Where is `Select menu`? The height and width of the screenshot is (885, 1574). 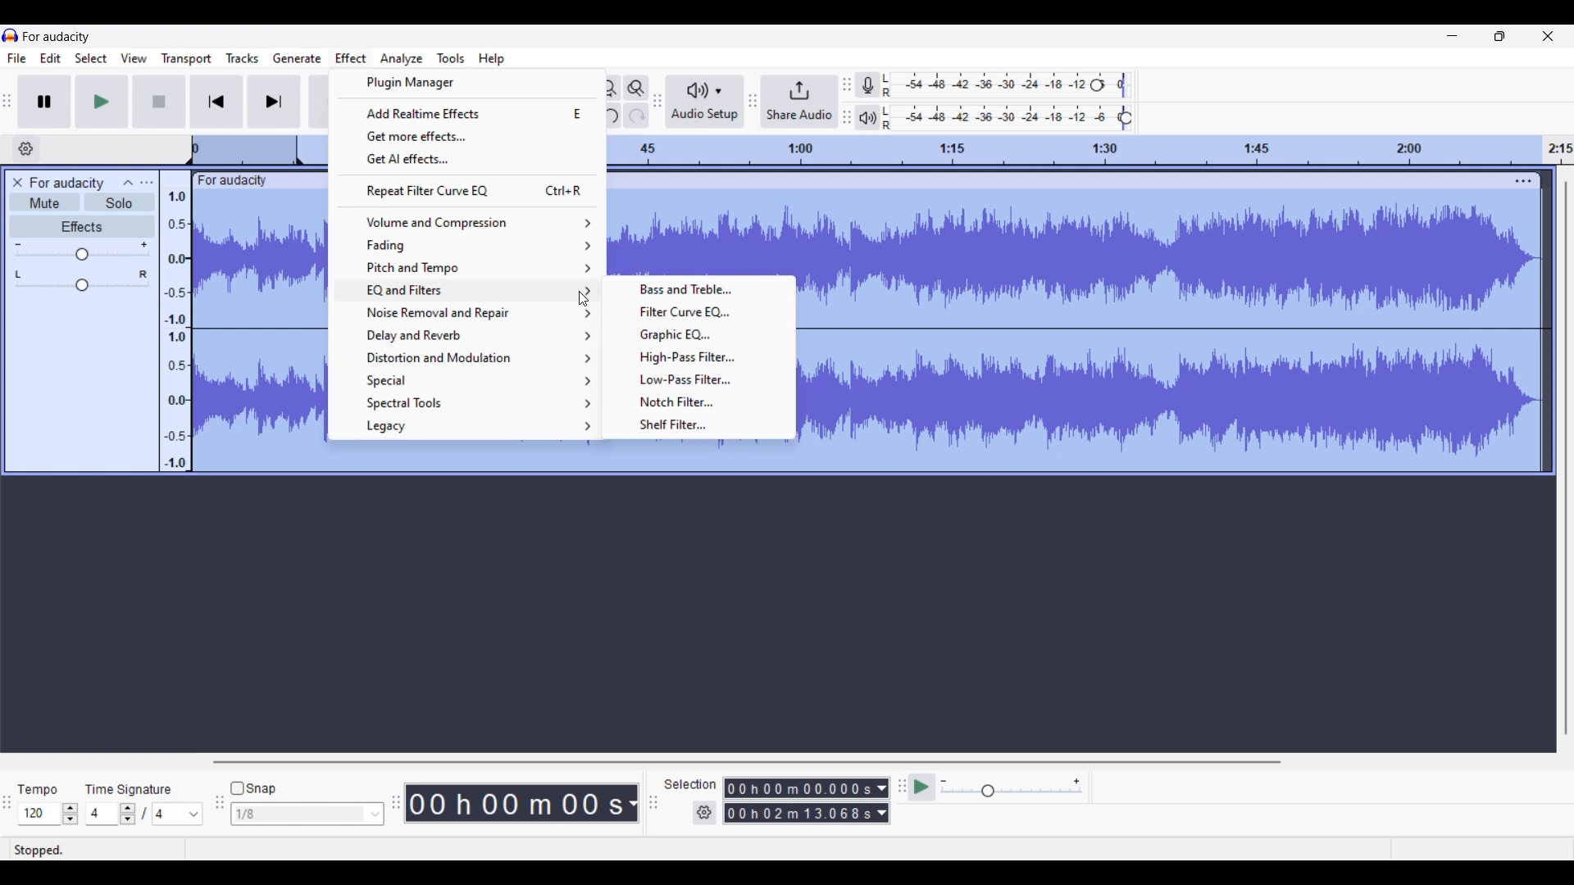 Select menu is located at coordinates (91, 59).